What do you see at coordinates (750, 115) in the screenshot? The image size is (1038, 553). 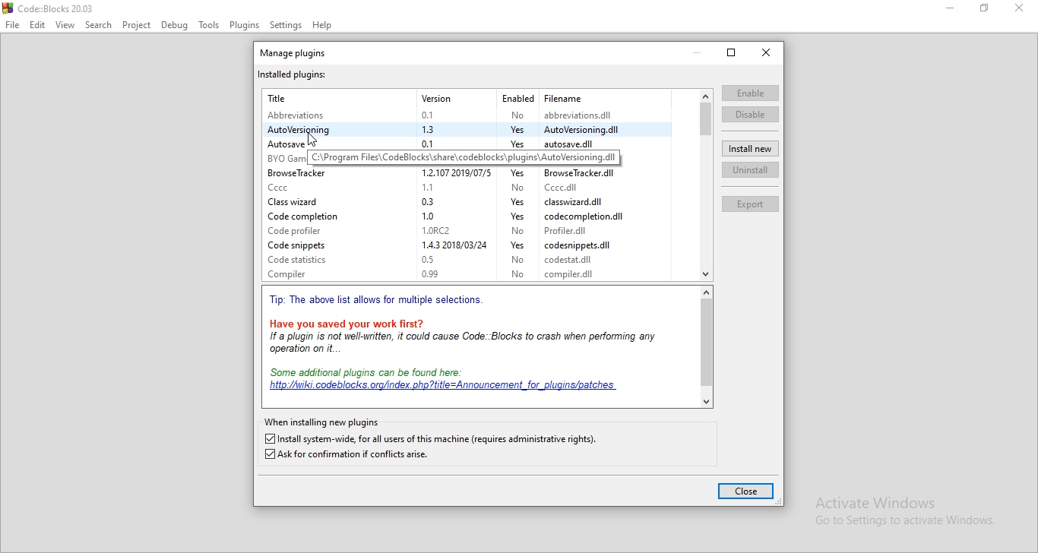 I see `disable` at bounding box center [750, 115].